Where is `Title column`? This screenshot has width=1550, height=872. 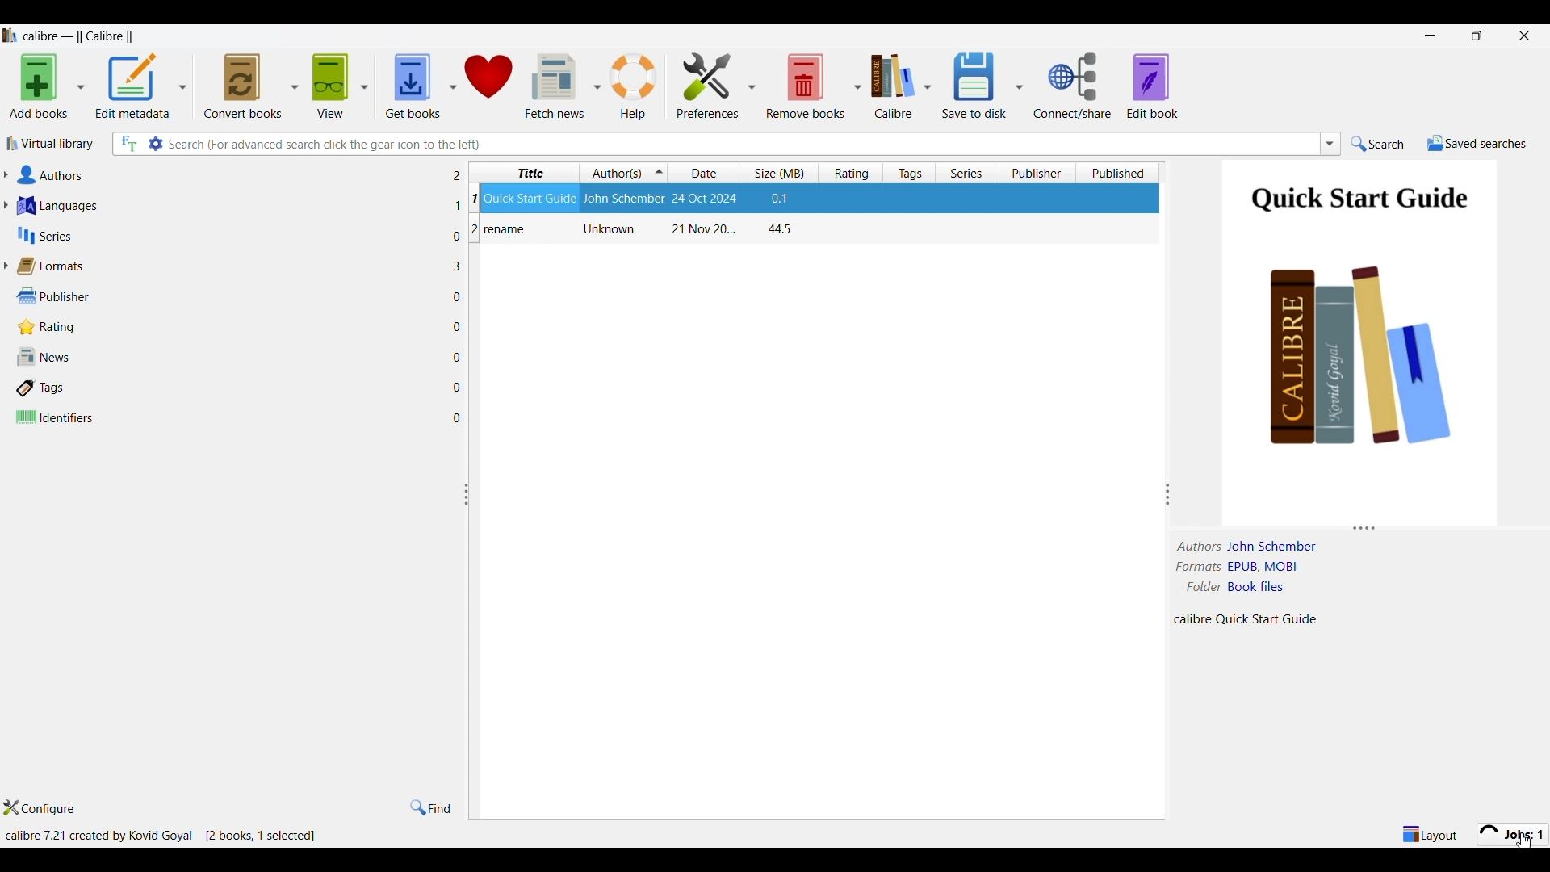
Title column is located at coordinates (524, 173).